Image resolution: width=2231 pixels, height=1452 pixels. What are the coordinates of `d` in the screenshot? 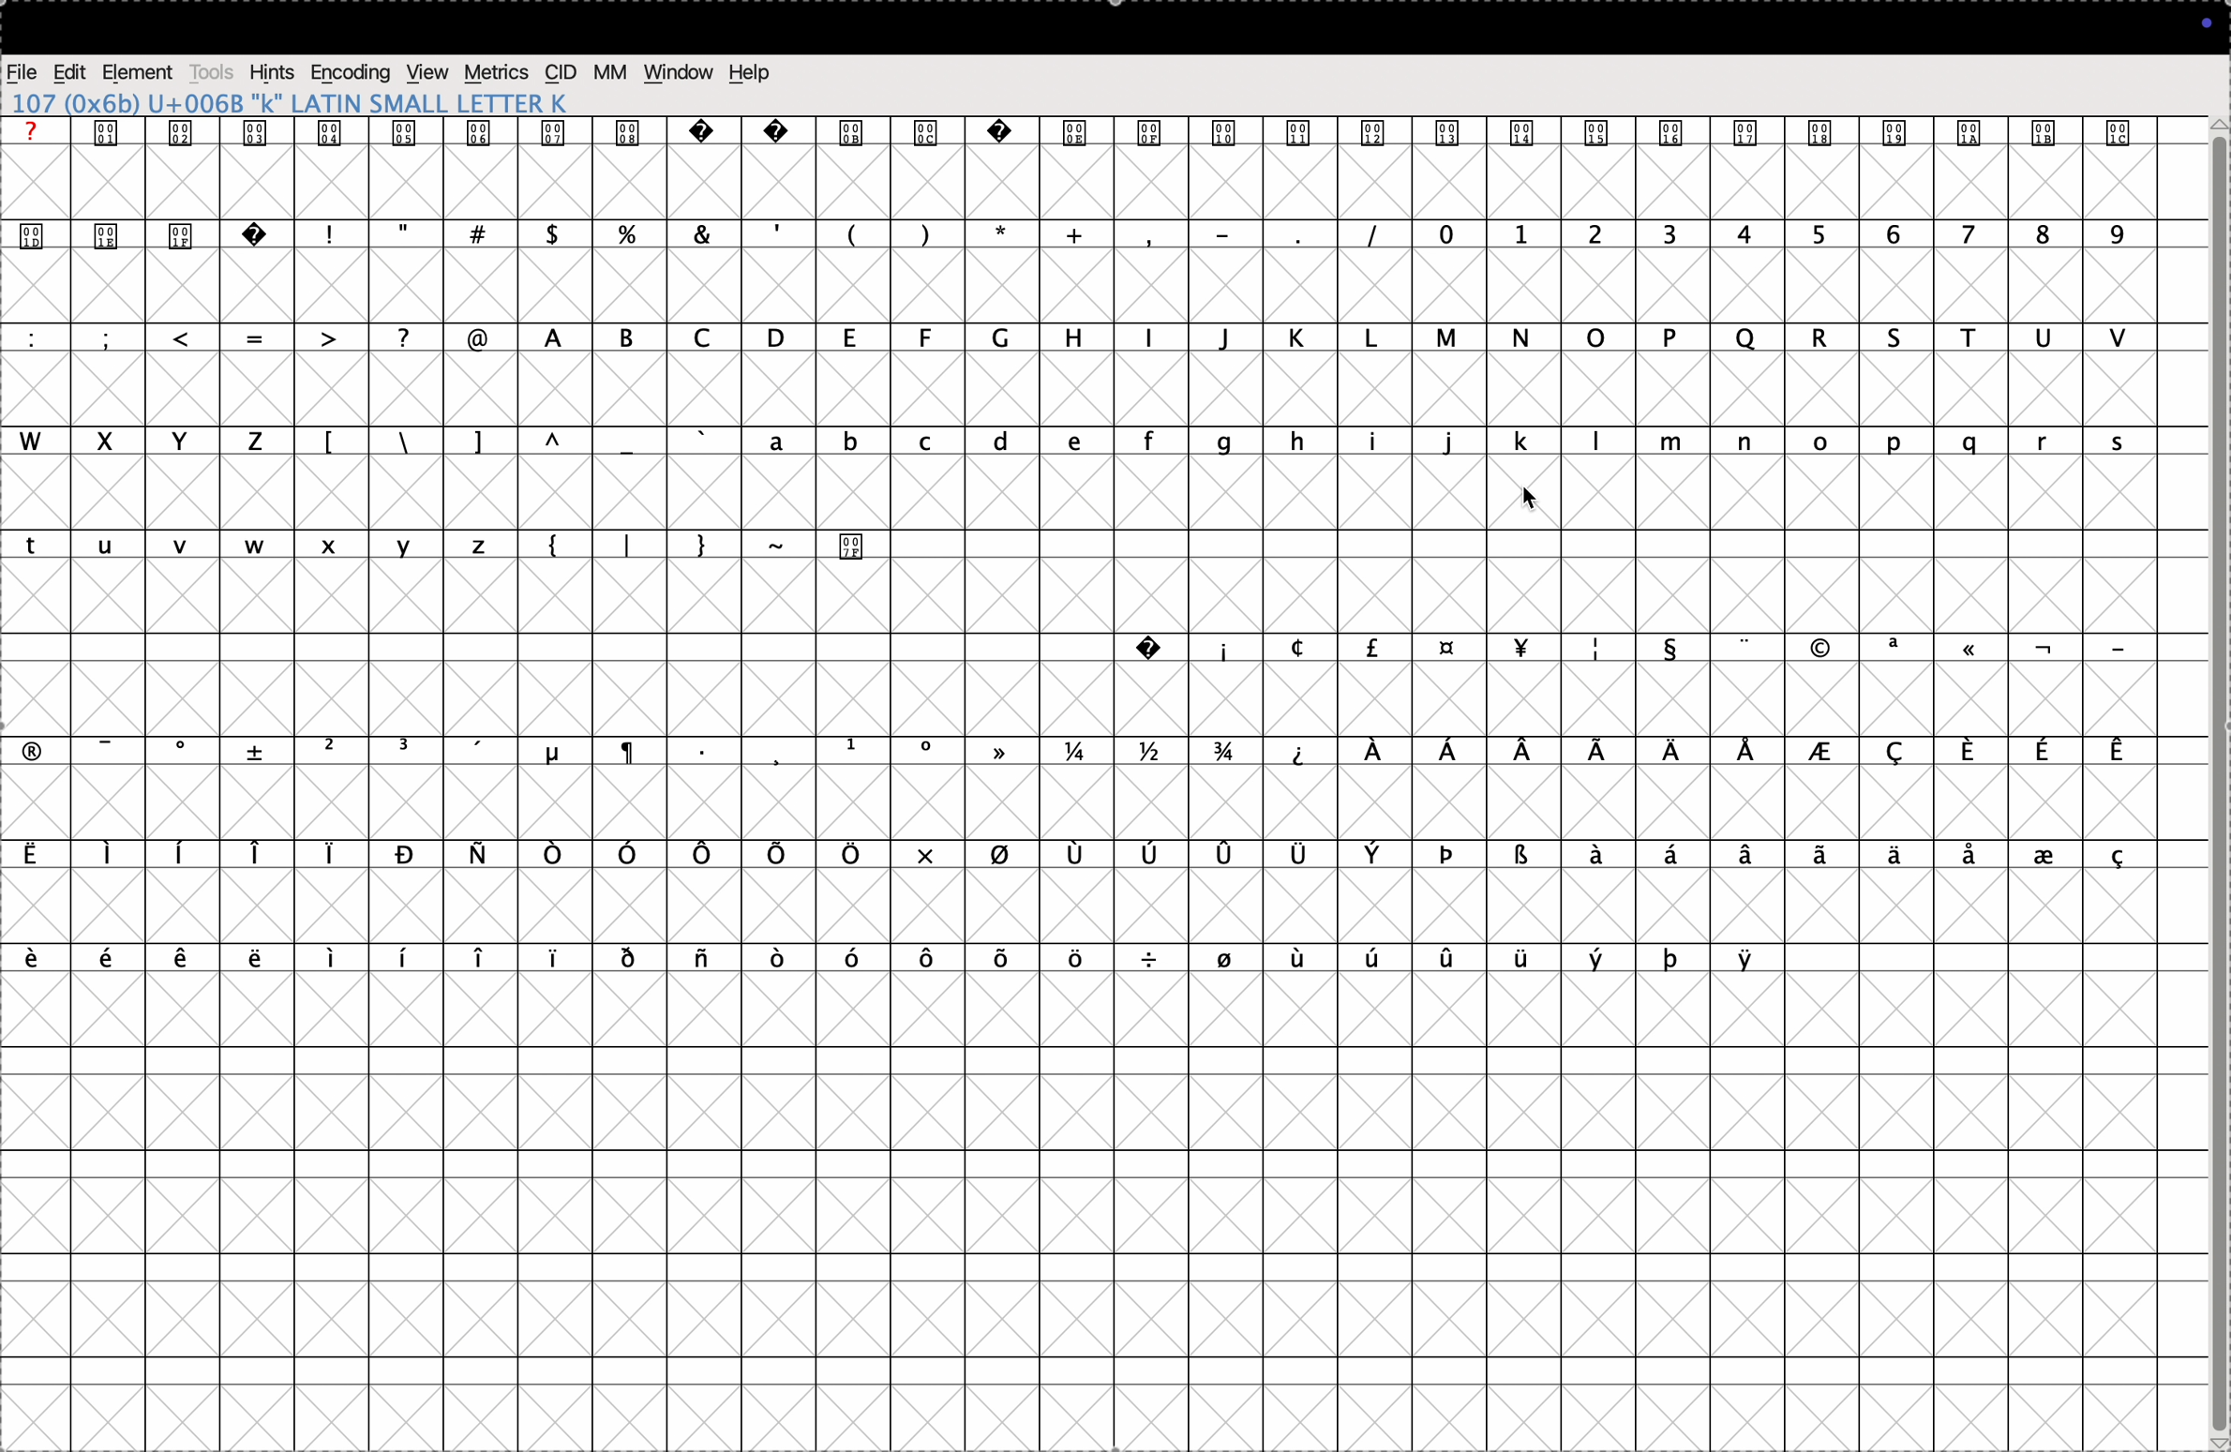 It's located at (1000, 442).